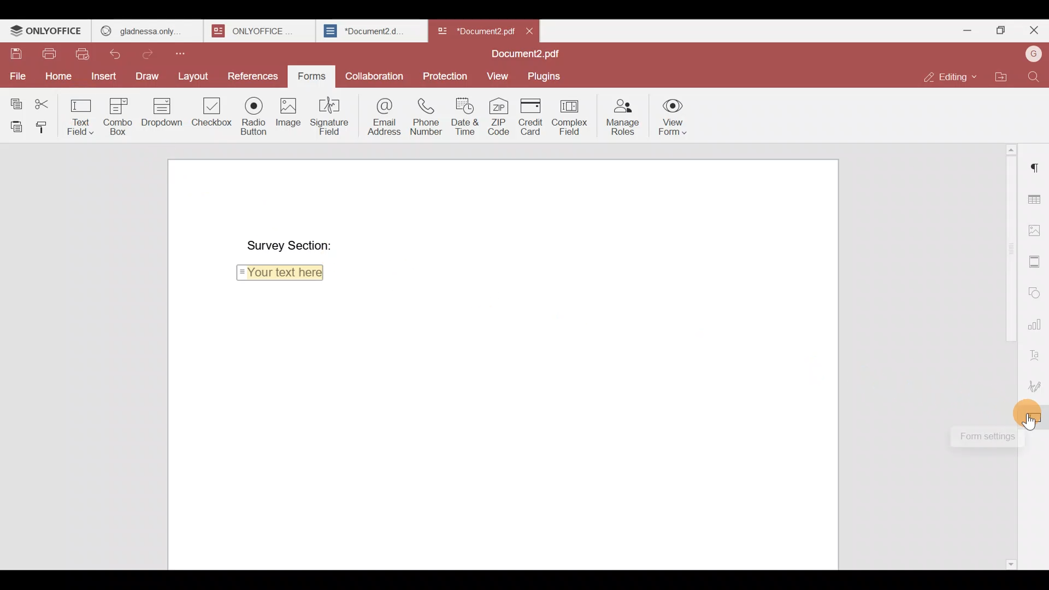 This screenshot has height=590, width=1049. I want to click on Cut, so click(46, 101).